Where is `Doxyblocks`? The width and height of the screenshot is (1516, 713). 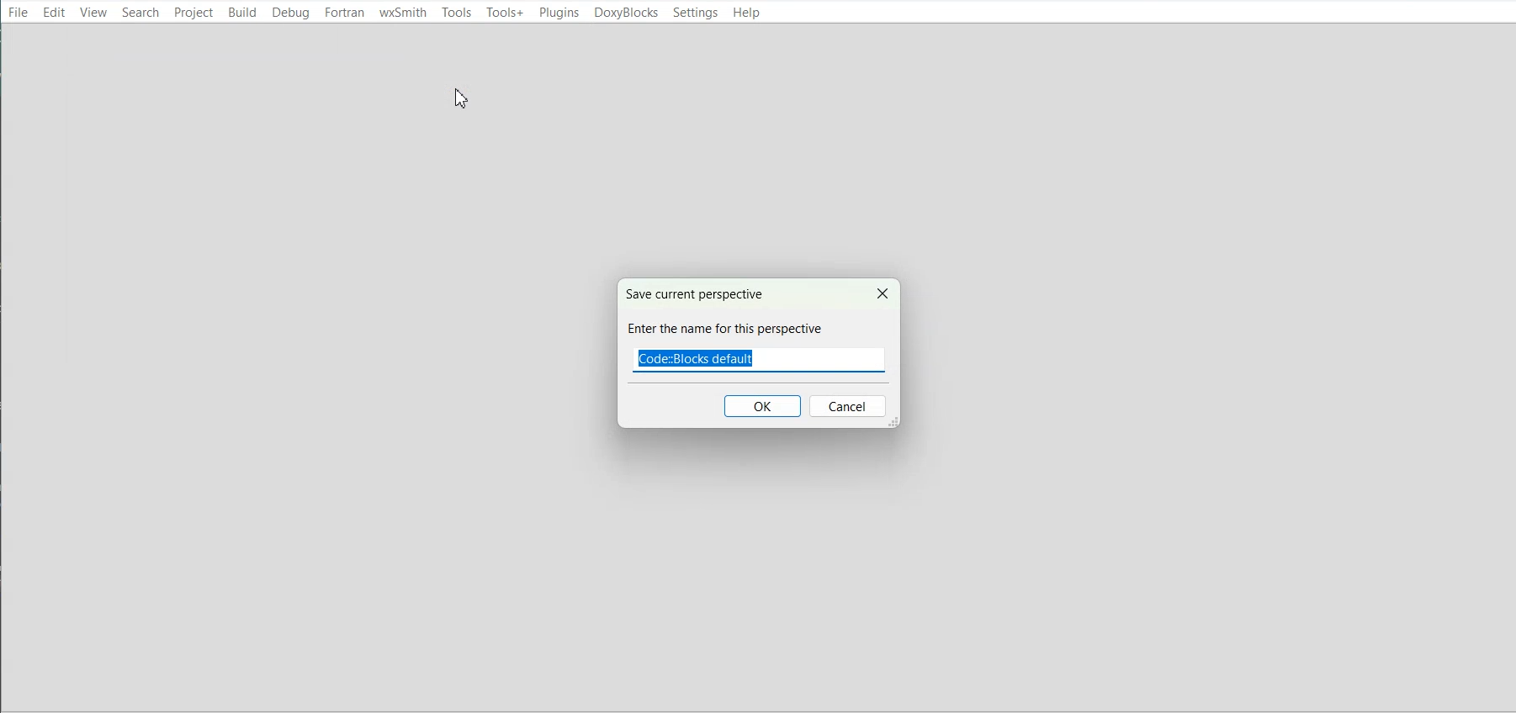
Doxyblocks is located at coordinates (625, 13).